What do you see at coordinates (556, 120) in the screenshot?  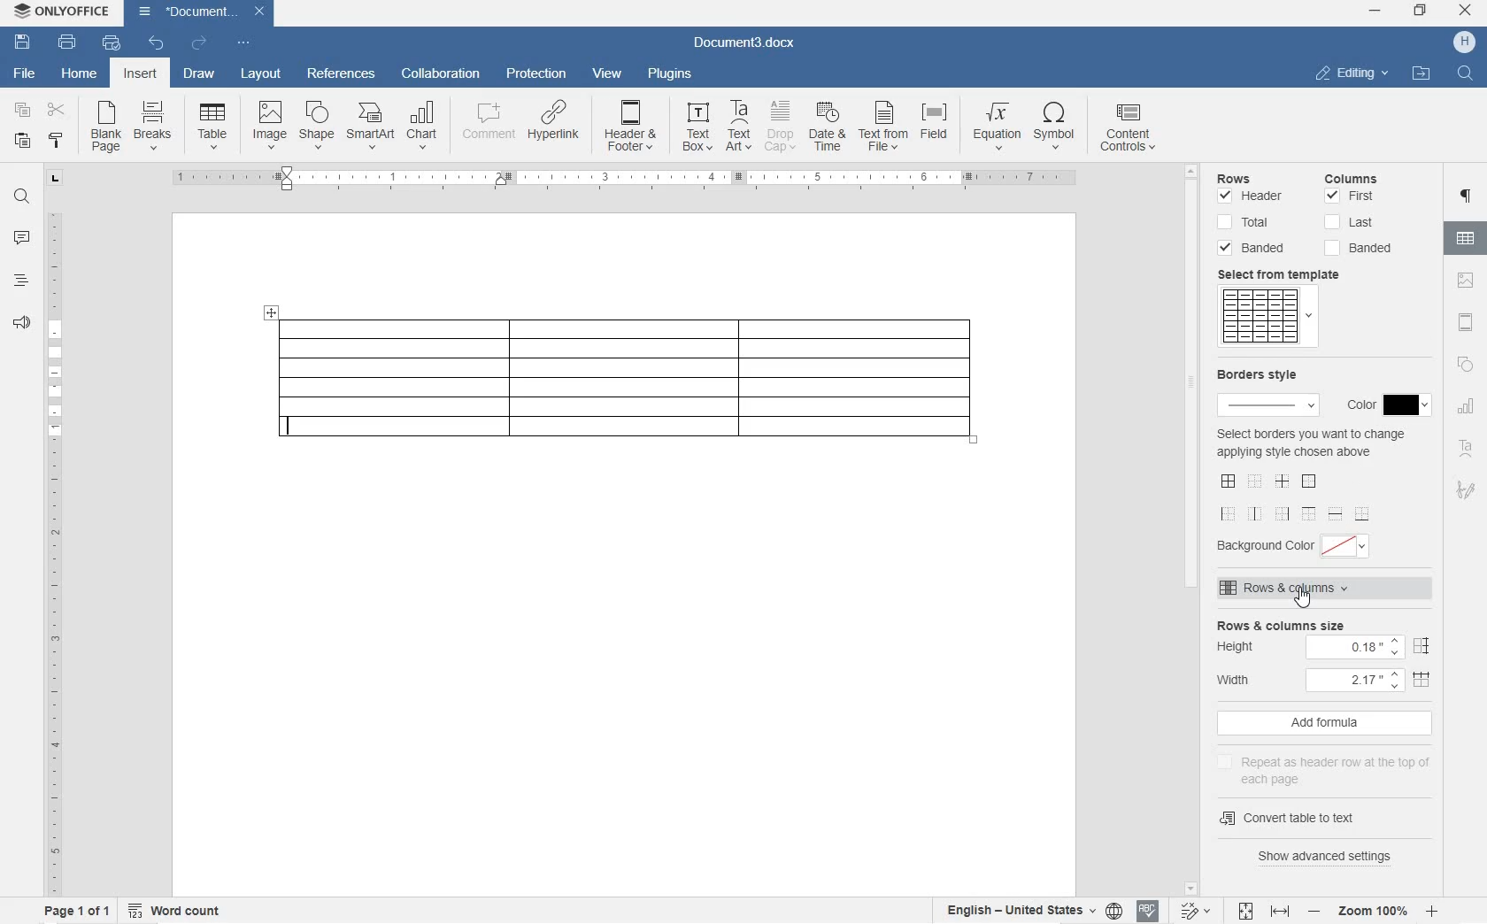 I see `HYPERLINK` at bounding box center [556, 120].